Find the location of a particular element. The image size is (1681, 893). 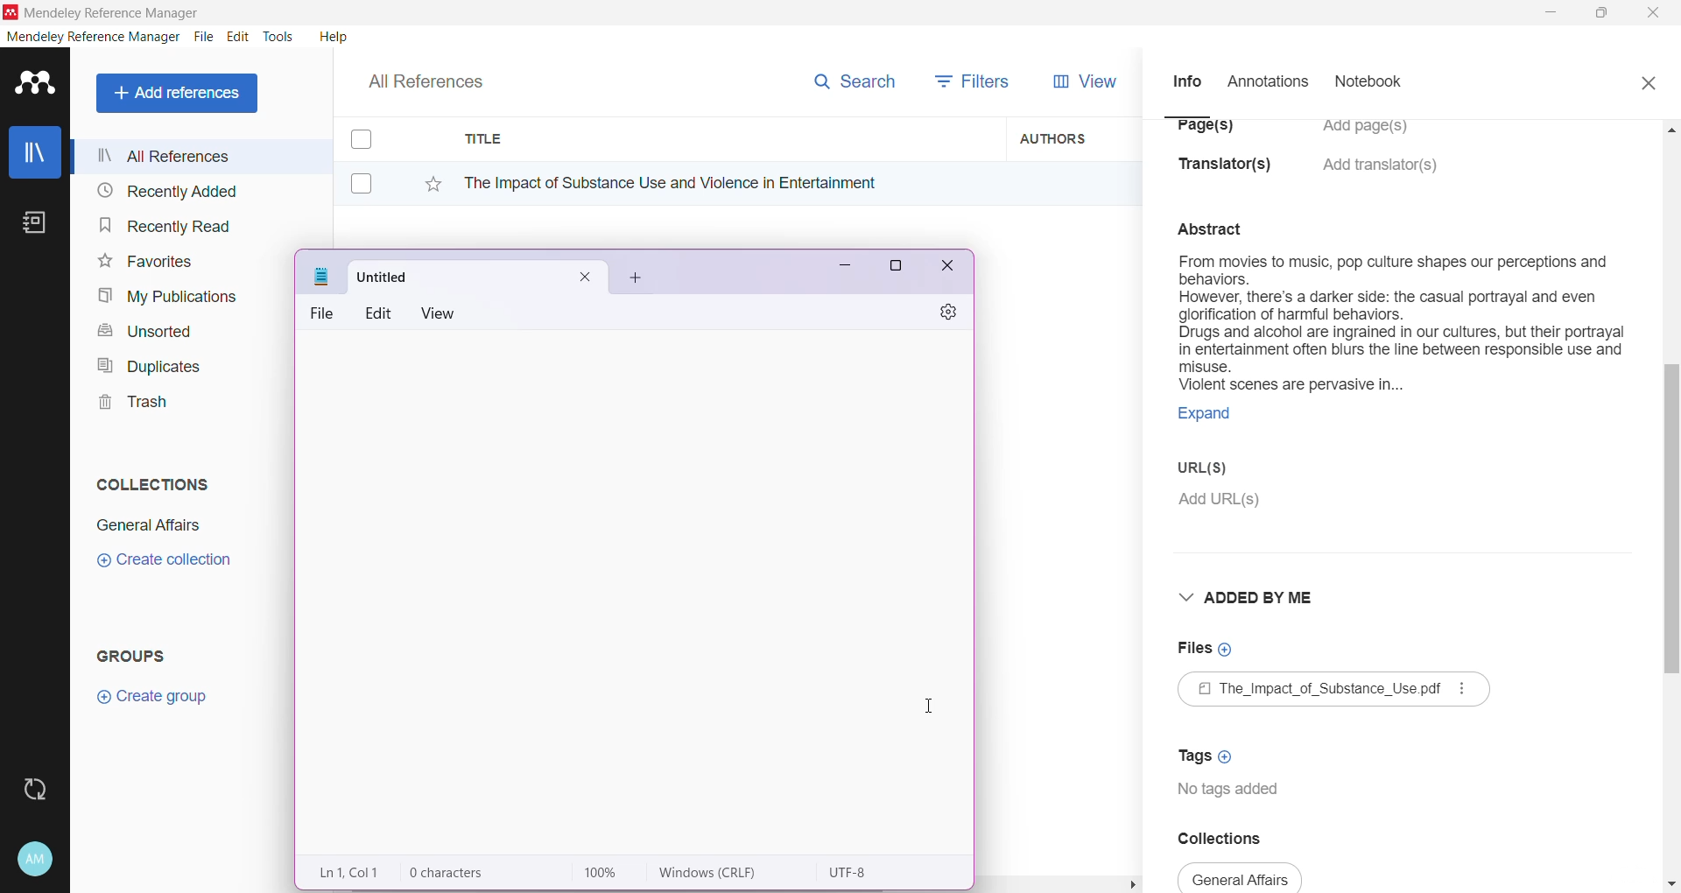

Add New Tab is located at coordinates (637, 278).